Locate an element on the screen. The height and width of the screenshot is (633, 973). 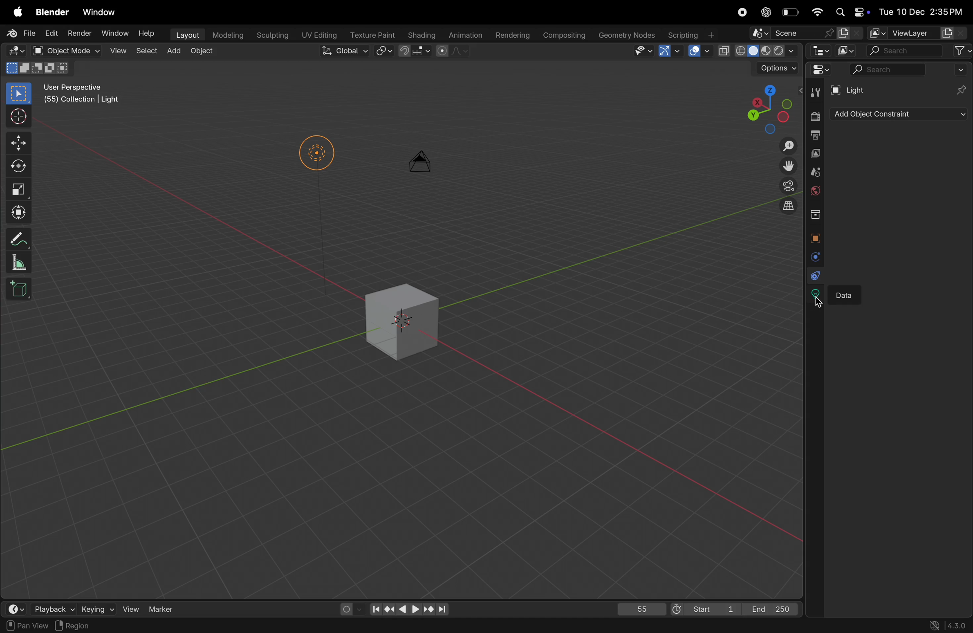
keying is located at coordinates (98, 608).